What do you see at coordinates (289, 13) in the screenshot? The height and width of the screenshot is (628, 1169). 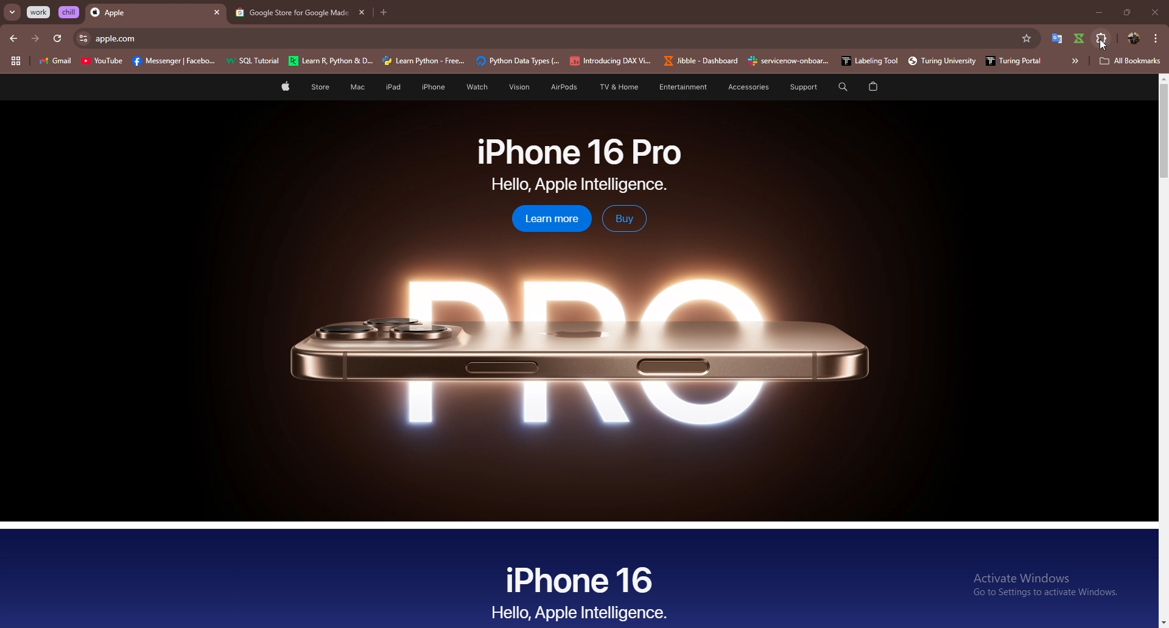 I see `@ Google Store for Google Mad` at bounding box center [289, 13].